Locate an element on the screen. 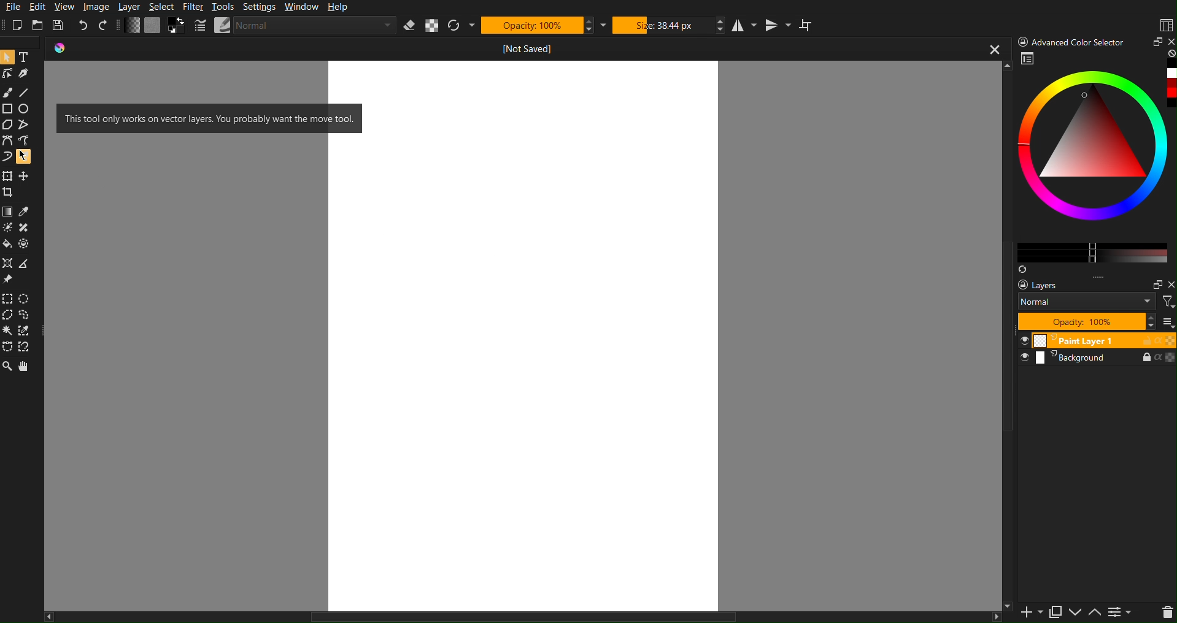 The height and width of the screenshot is (623, 1177). Color Pallet is located at coordinates (28, 247).